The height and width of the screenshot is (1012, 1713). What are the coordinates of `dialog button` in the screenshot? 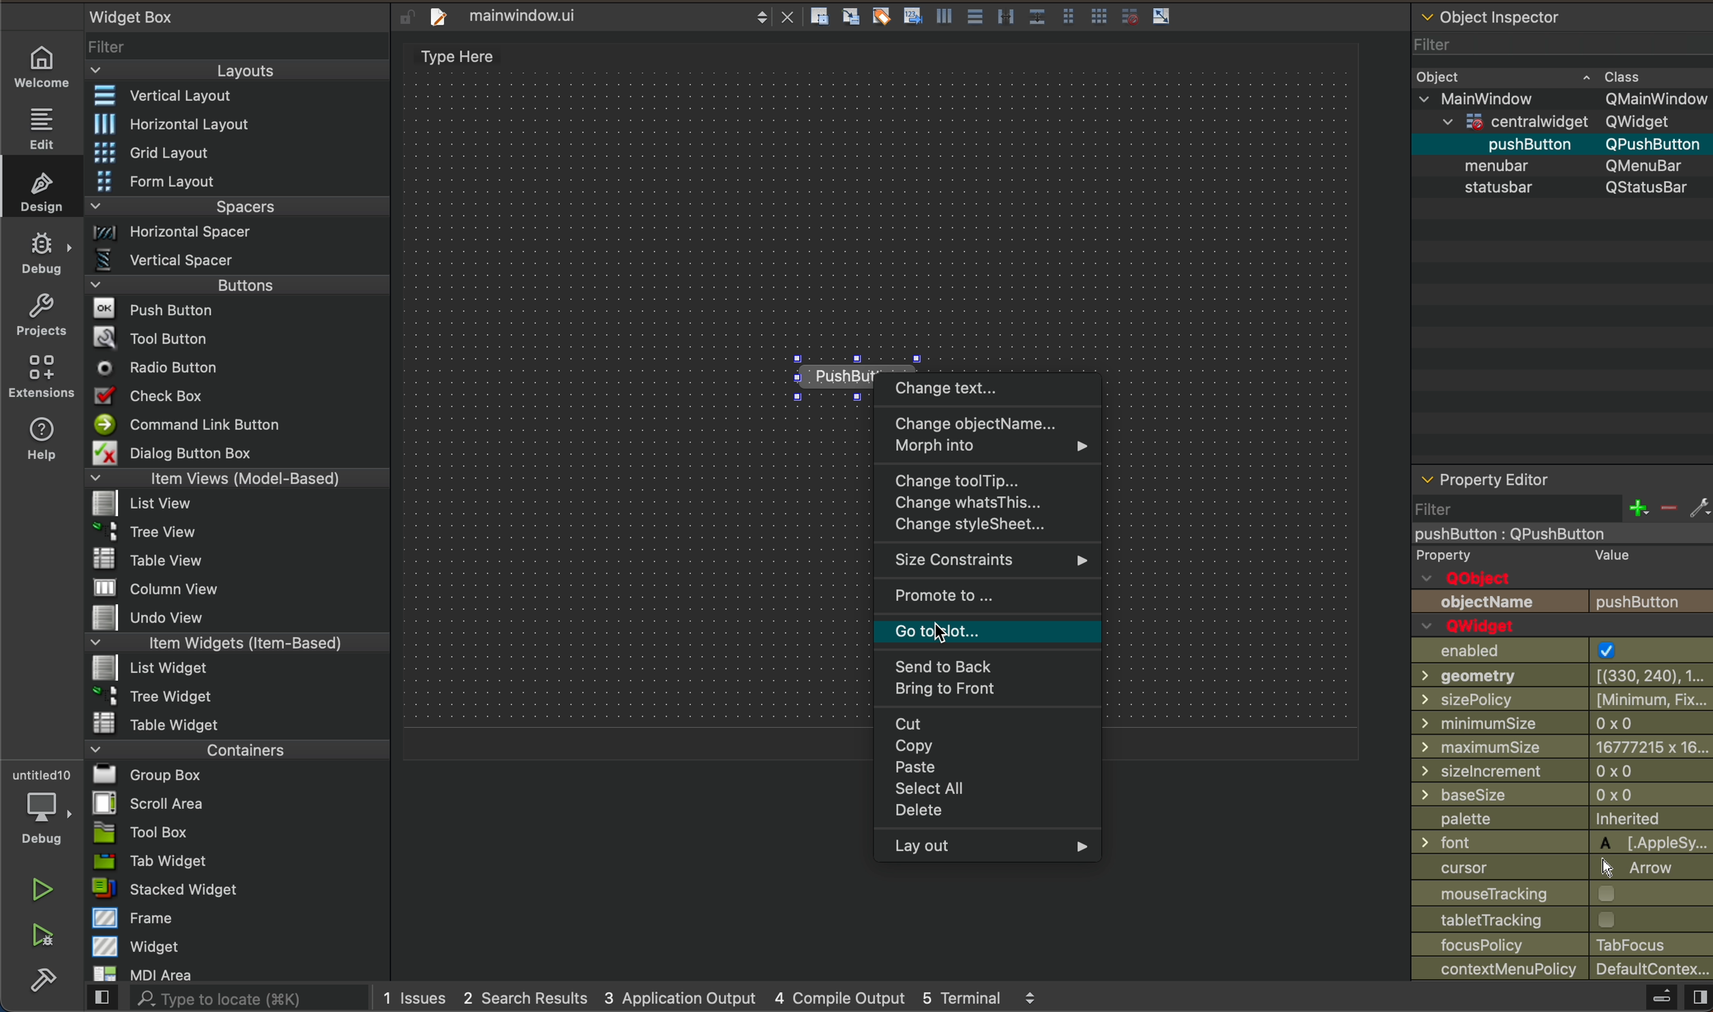 It's located at (241, 454).